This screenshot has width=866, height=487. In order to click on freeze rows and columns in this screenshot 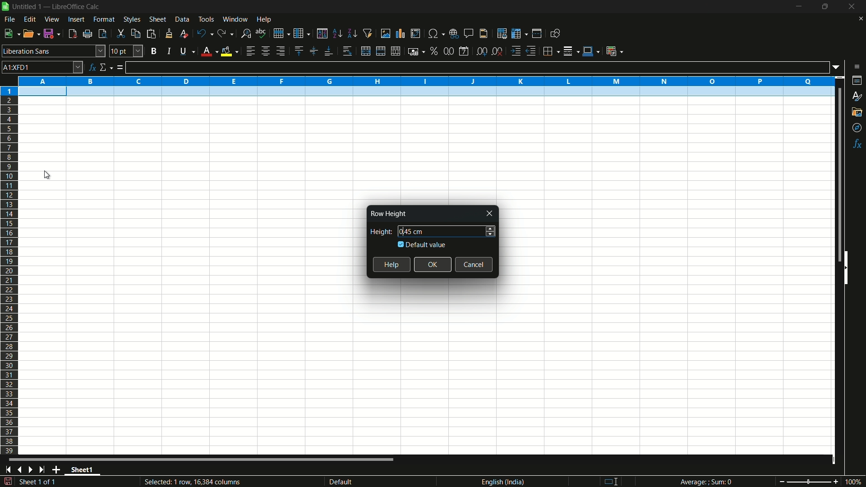, I will do `click(519, 34)`.